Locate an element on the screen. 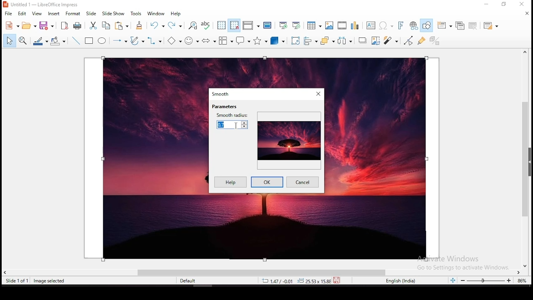 The height and width of the screenshot is (300, 533). insert fontwork text is located at coordinates (401, 25).